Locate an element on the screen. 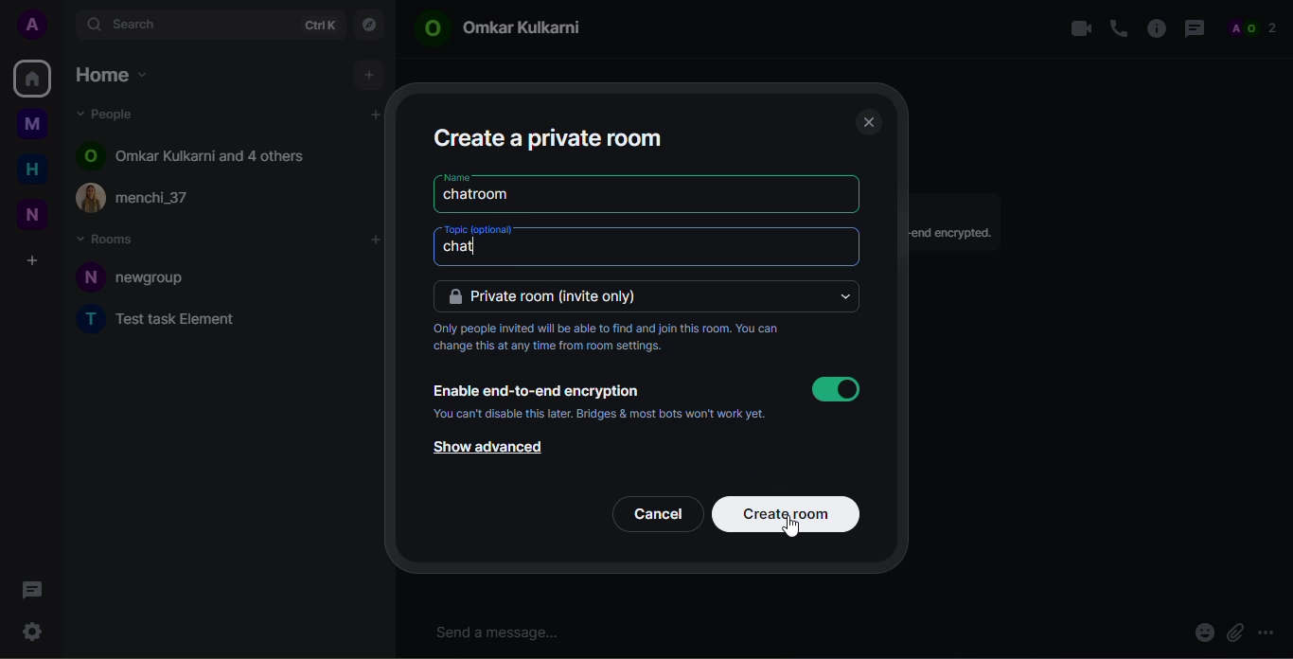 This screenshot has width=1293, height=659. home is located at coordinates (32, 77).